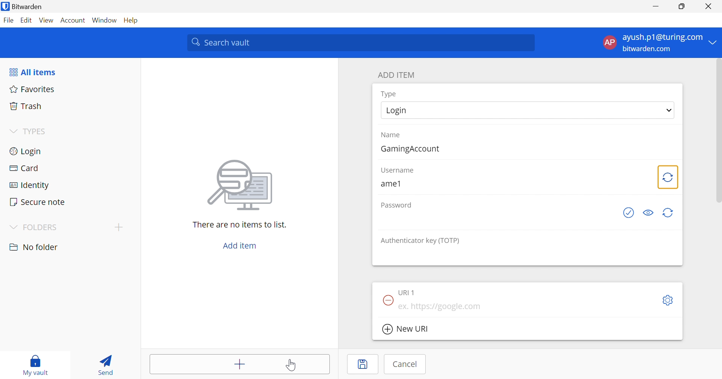 The width and height of the screenshot is (722, 379). Describe the element at coordinates (291, 365) in the screenshot. I see `Cursor` at that location.